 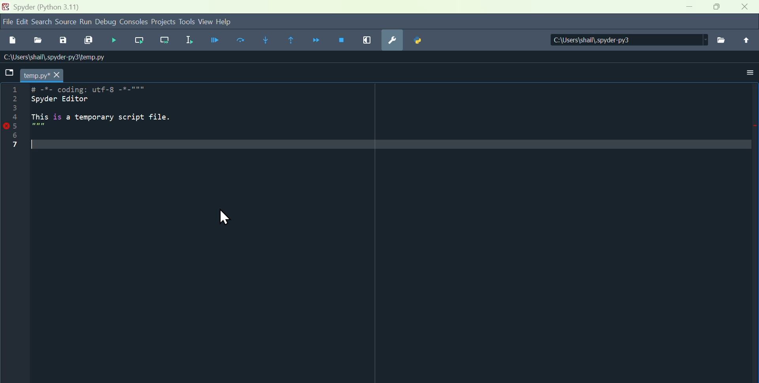 What do you see at coordinates (230, 23) in the screenshot?
I see `help` at bounding box center [230, 23].